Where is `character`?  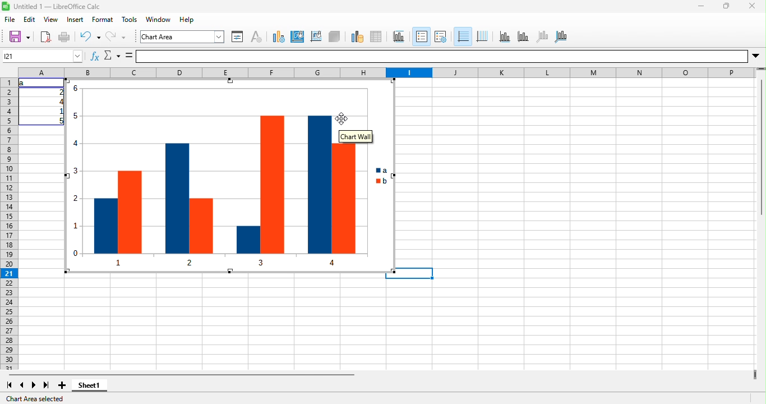
character is located at coordinates (256, 38).